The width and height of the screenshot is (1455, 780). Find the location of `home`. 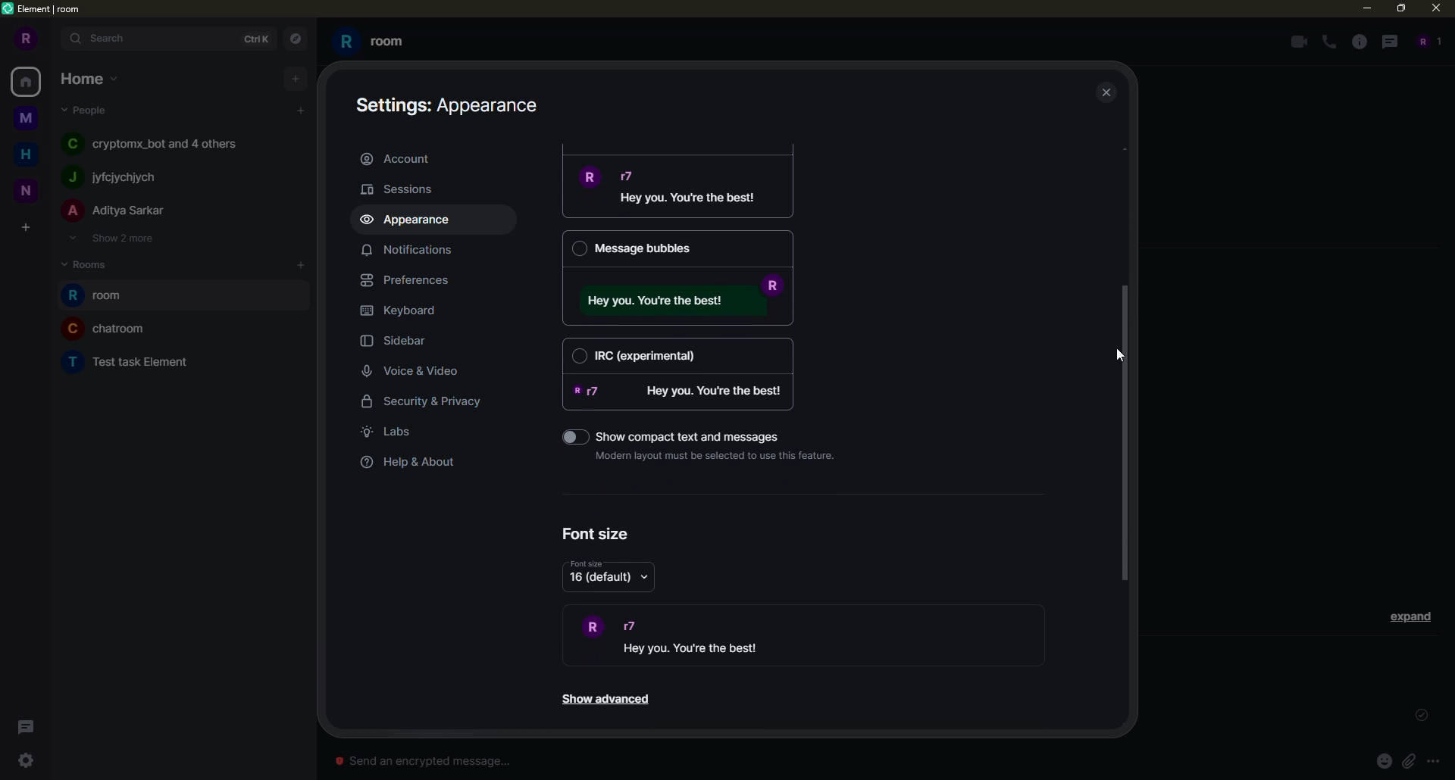

home is located at coordinates (29, 81).